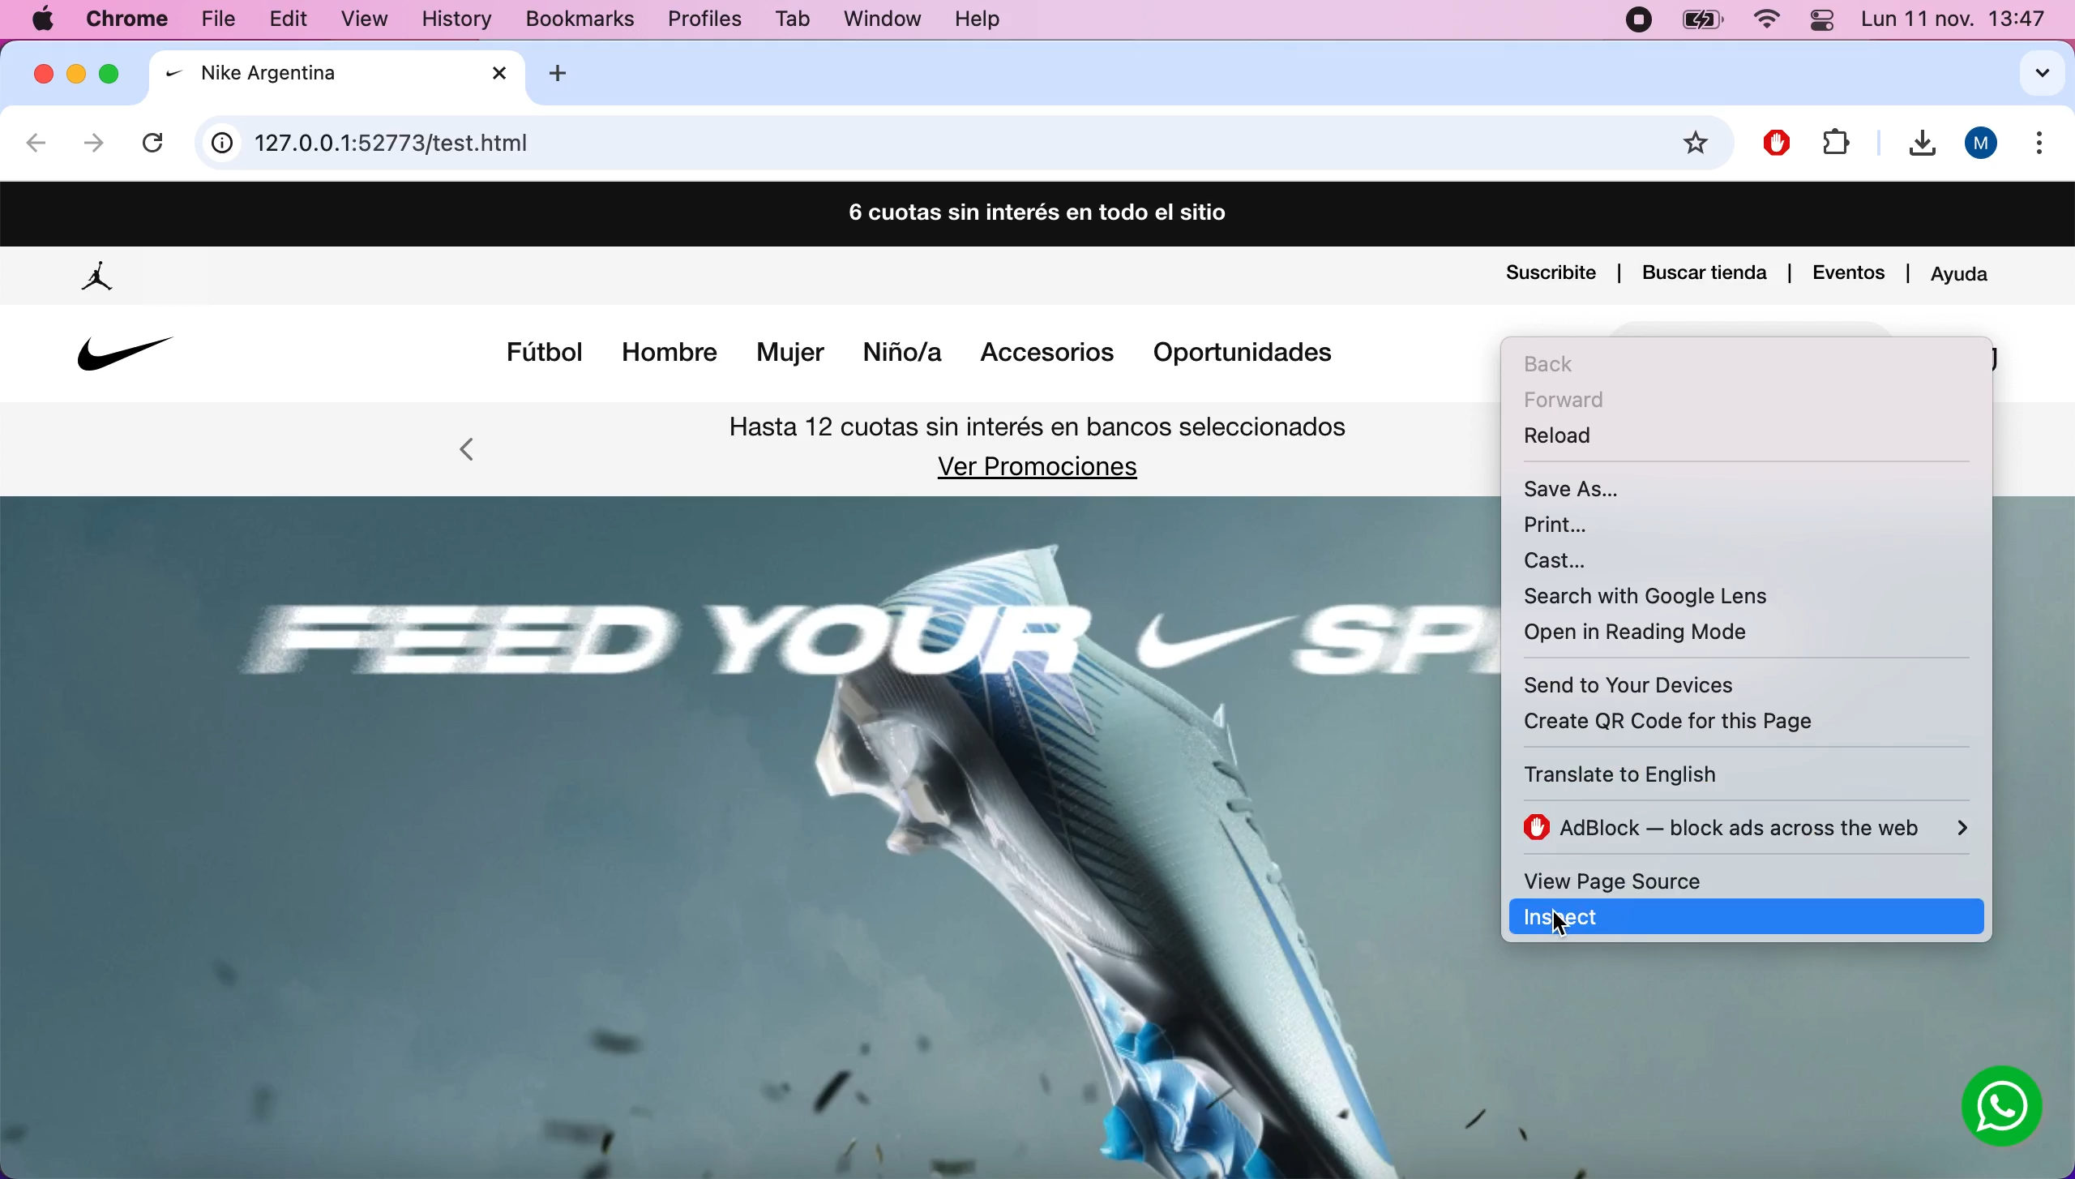 The width and height of the screenshot is (2075, 1179). Describe the element at coordinates (1034, 468) in the screenshot. I see `View Promotions` at that location.